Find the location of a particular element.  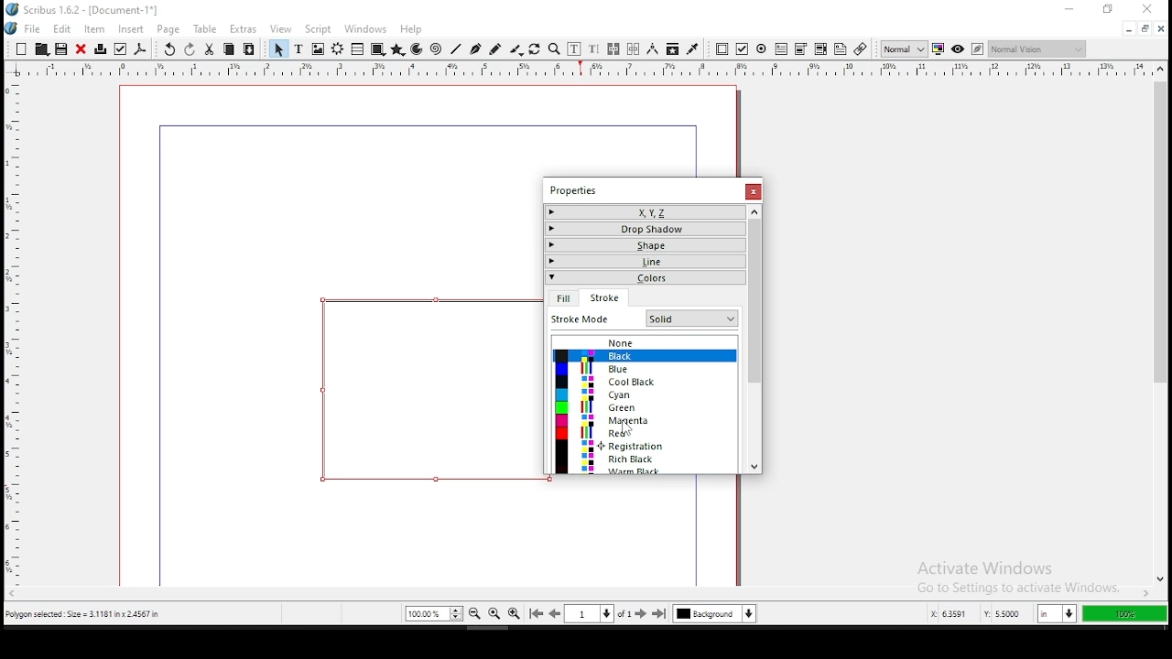

edit in preview mode is located at coordinates (977, 49).